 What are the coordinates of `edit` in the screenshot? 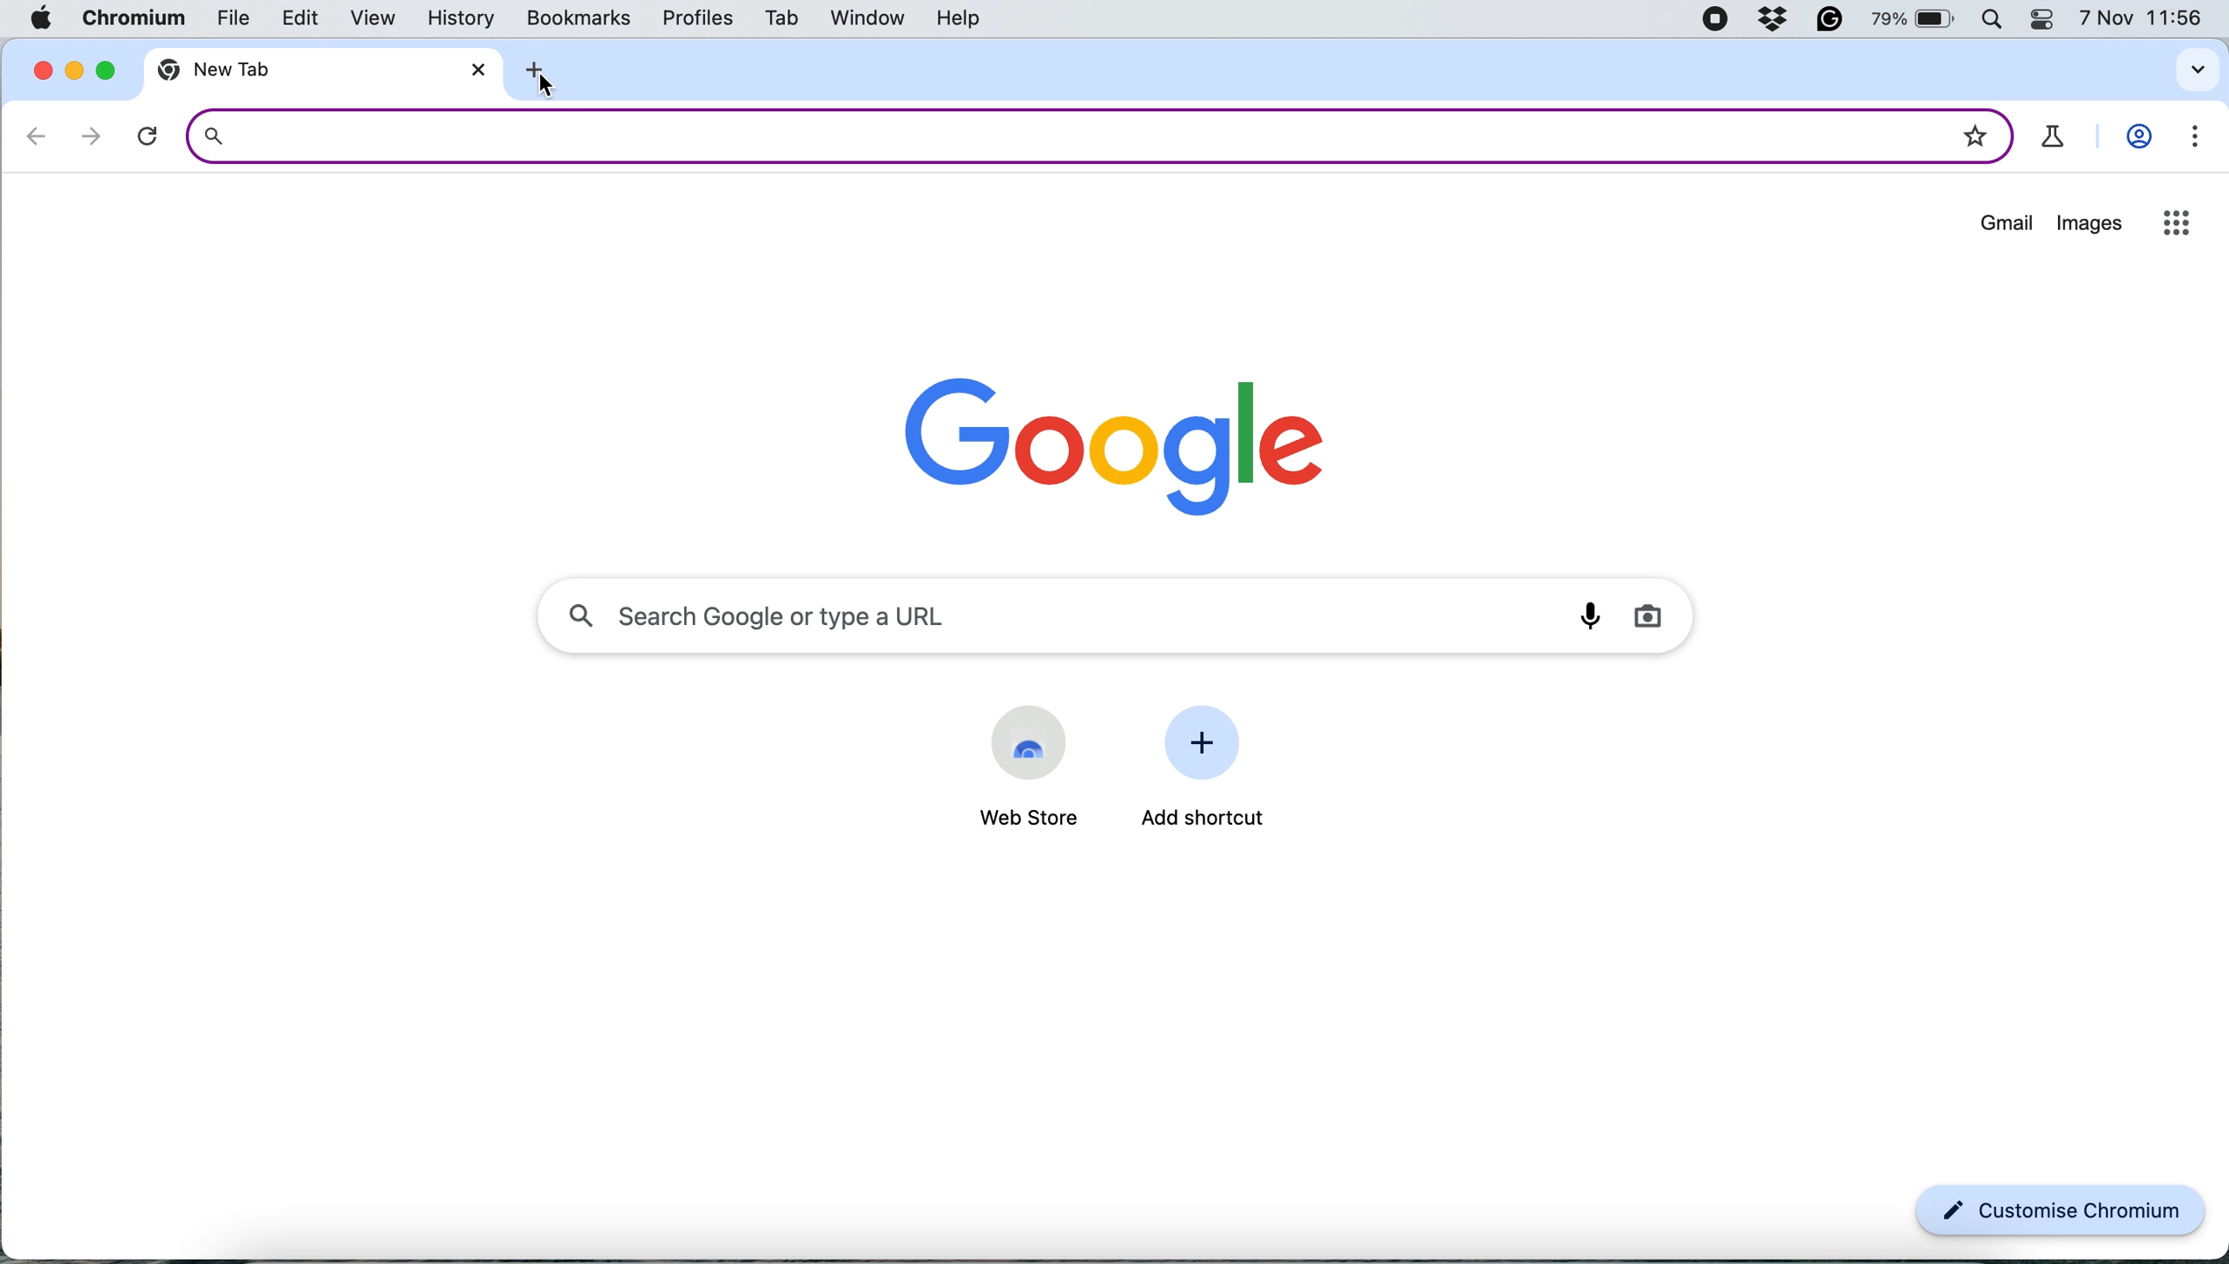 It's located at (291, 20).